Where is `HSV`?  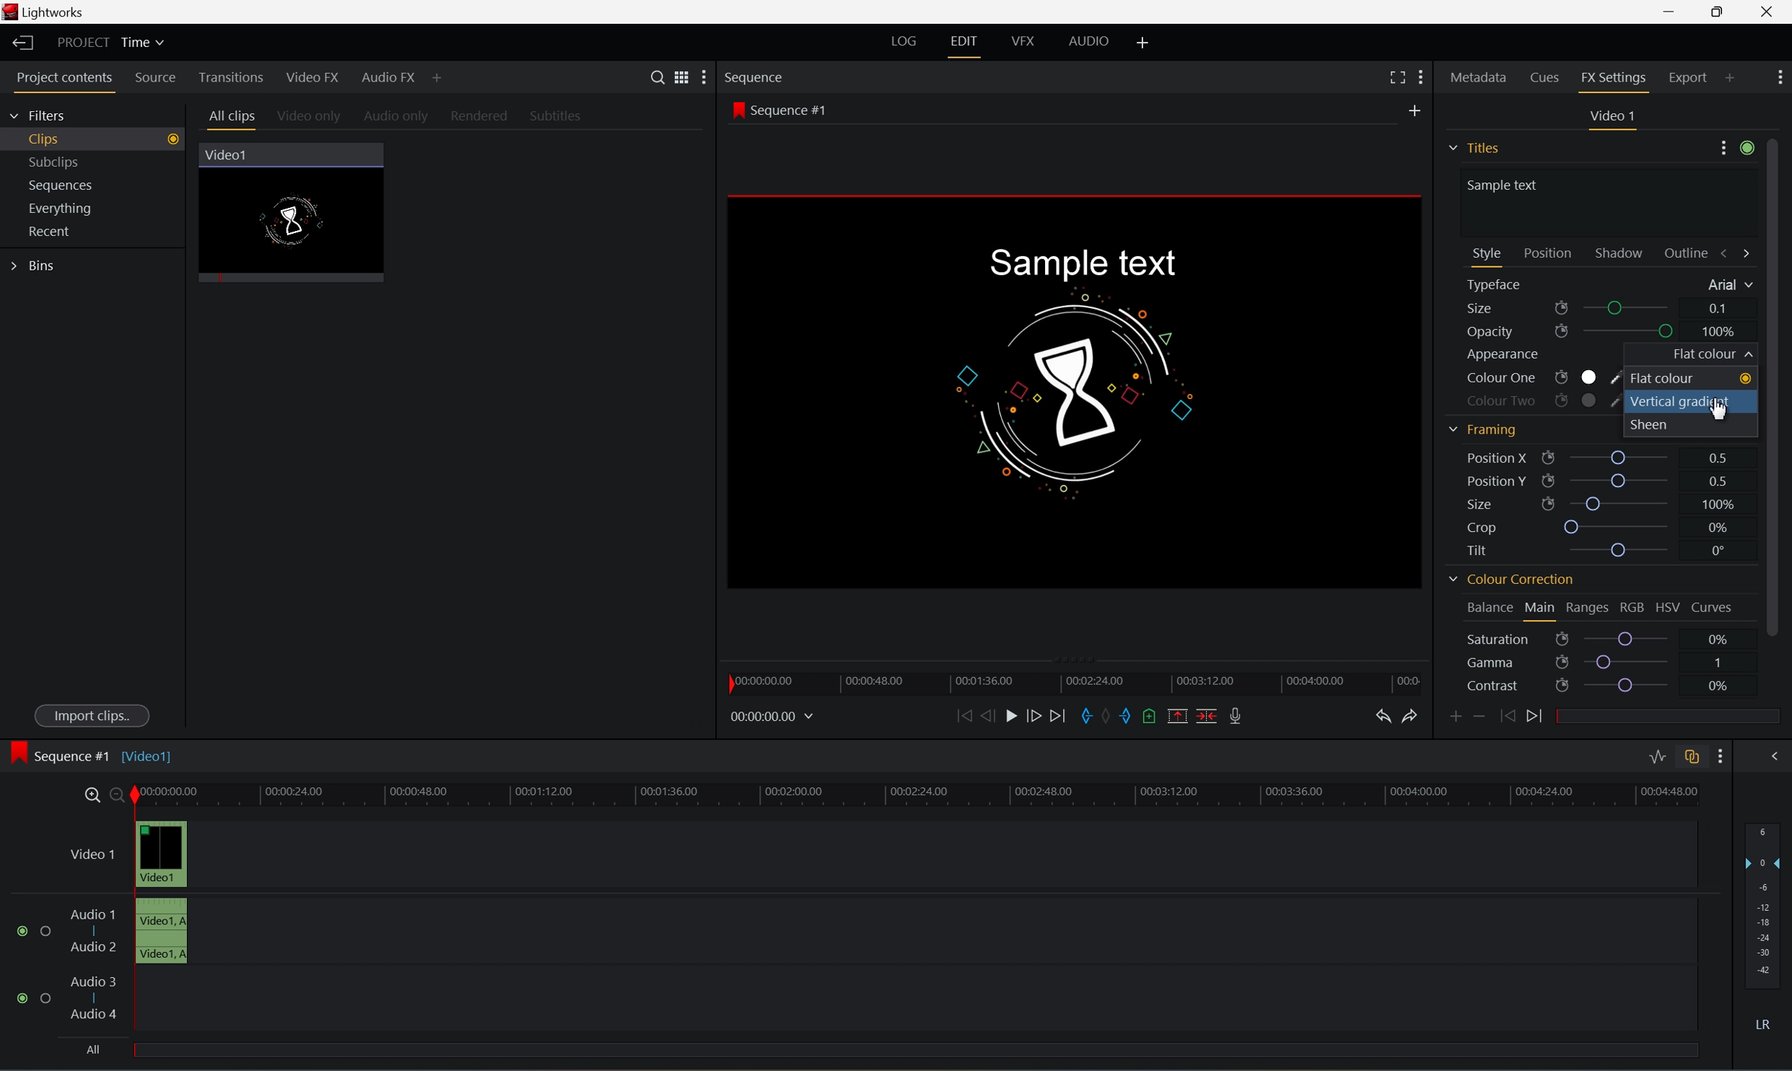
HSV is located at coordinates (1666, 608).